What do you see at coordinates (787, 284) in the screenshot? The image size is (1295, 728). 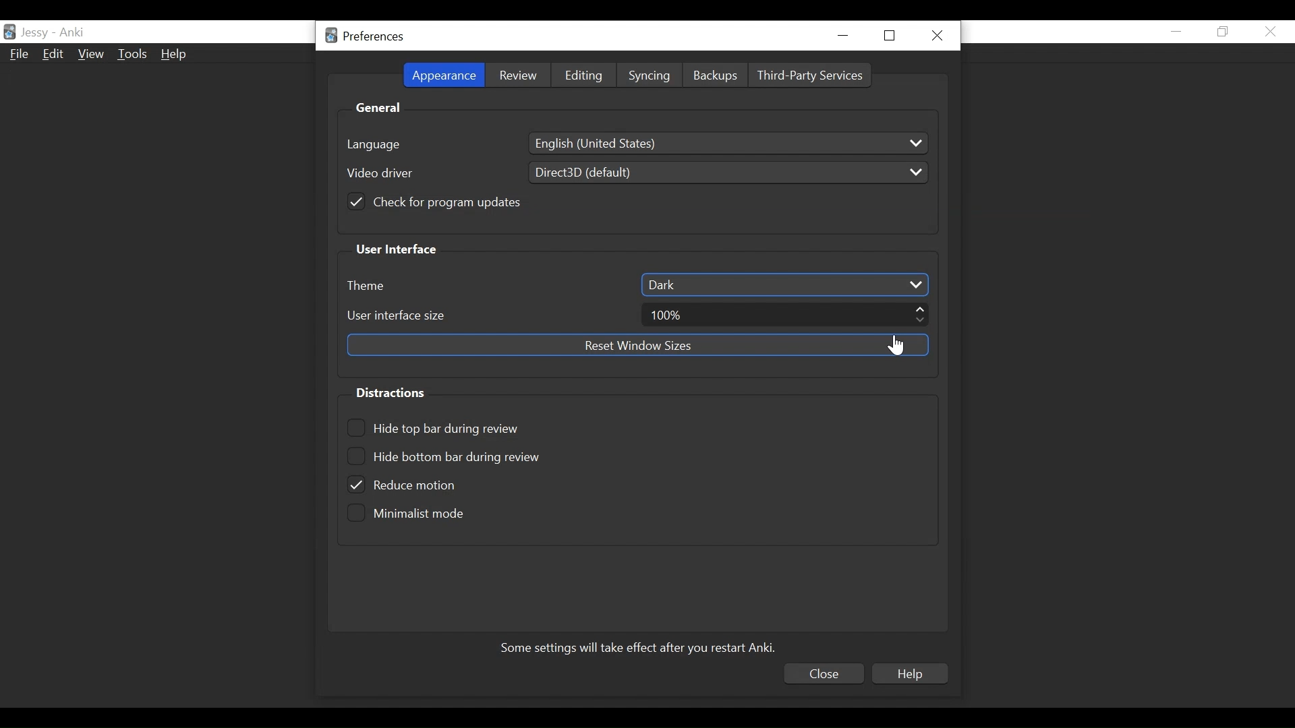 I see `Dark` at bounding box center [787, 284].